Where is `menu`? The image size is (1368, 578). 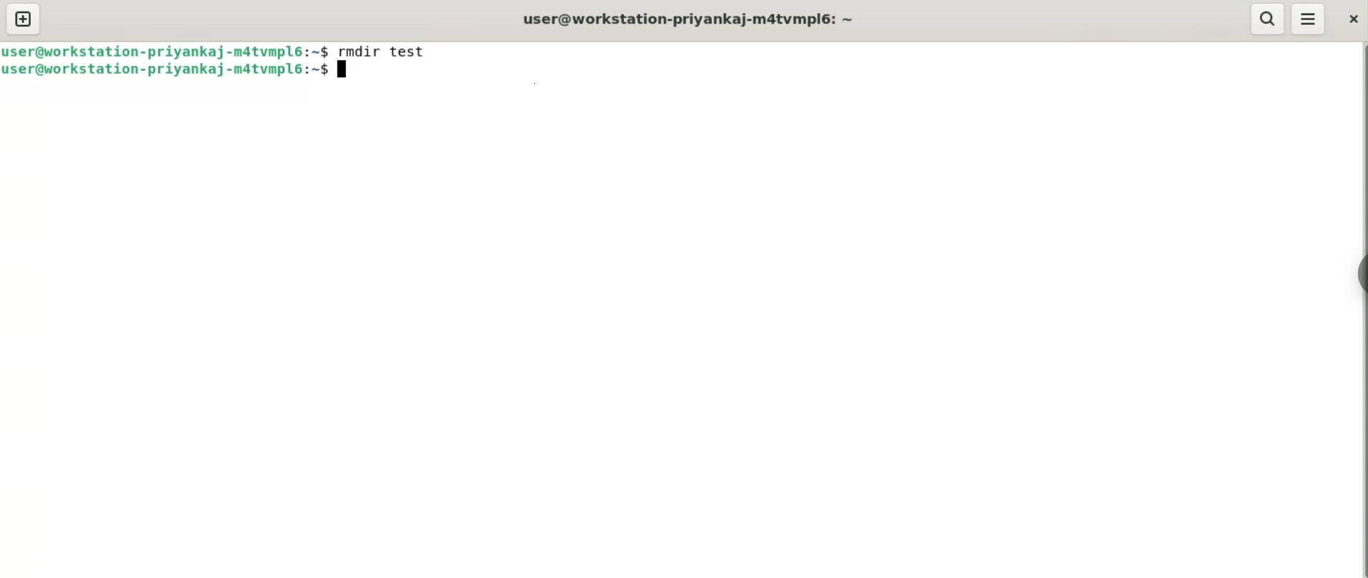
menu is located at coordinates (1308, 19).